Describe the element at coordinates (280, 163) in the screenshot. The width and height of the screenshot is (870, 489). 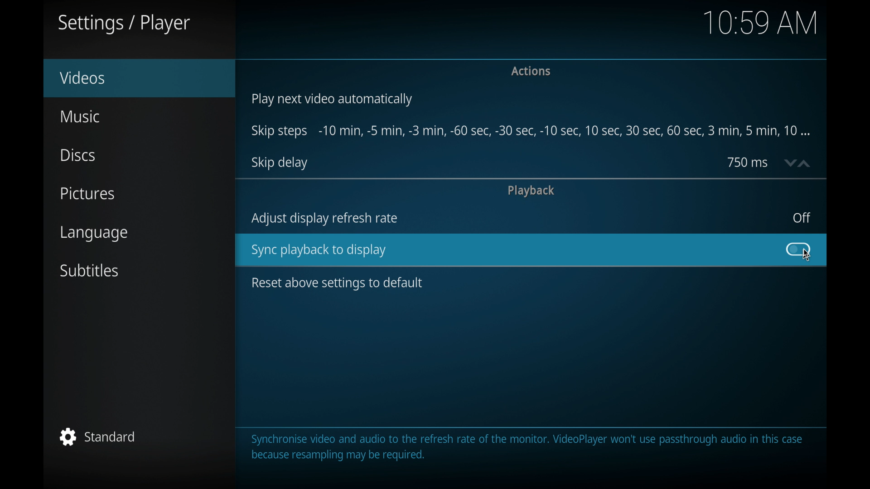
I see `skip delay` at that location.